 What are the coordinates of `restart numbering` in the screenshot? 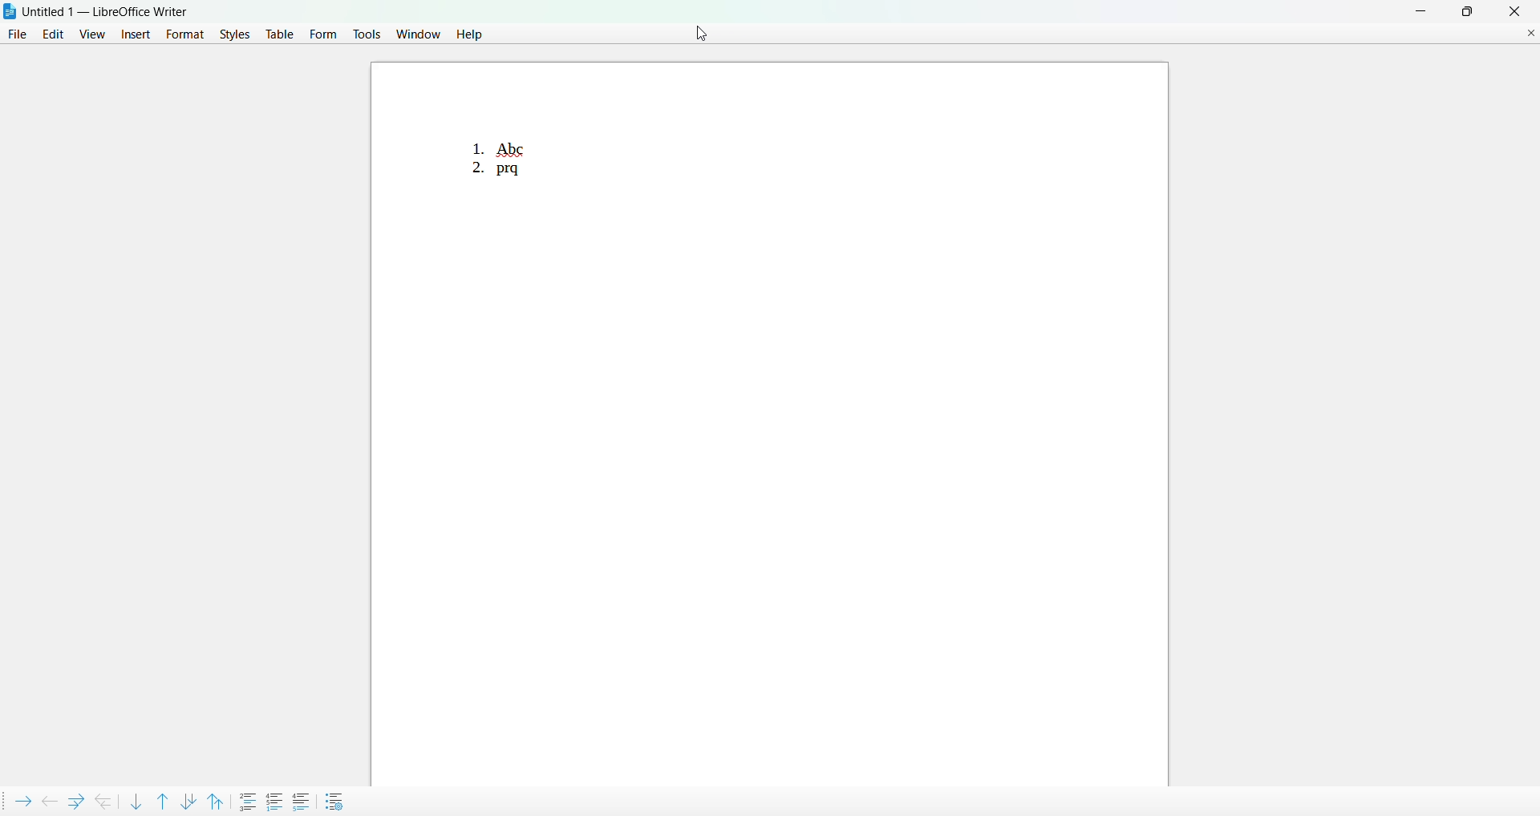 It's located at (276, 799).